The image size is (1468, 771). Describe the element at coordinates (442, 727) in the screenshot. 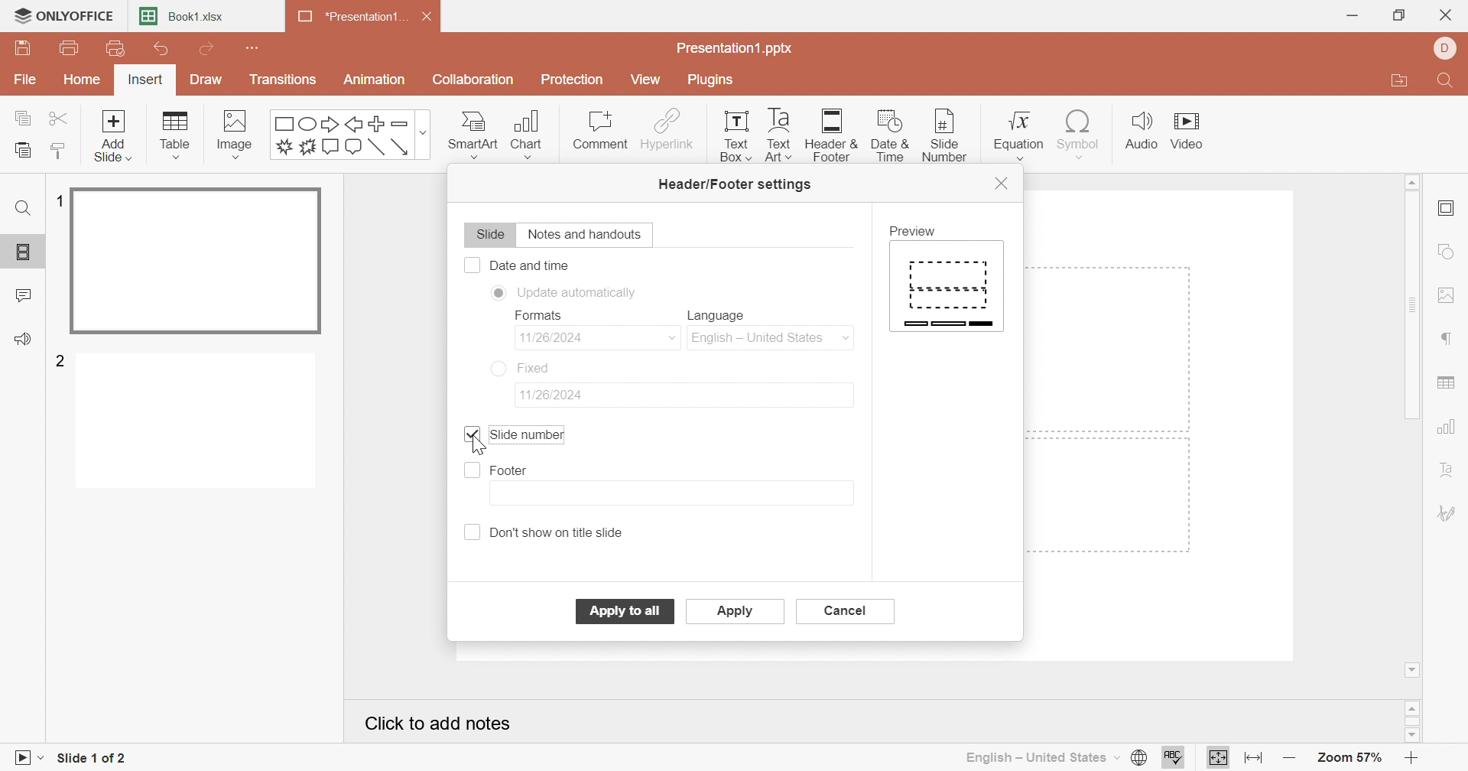

I see `Click to add notes` at that location.